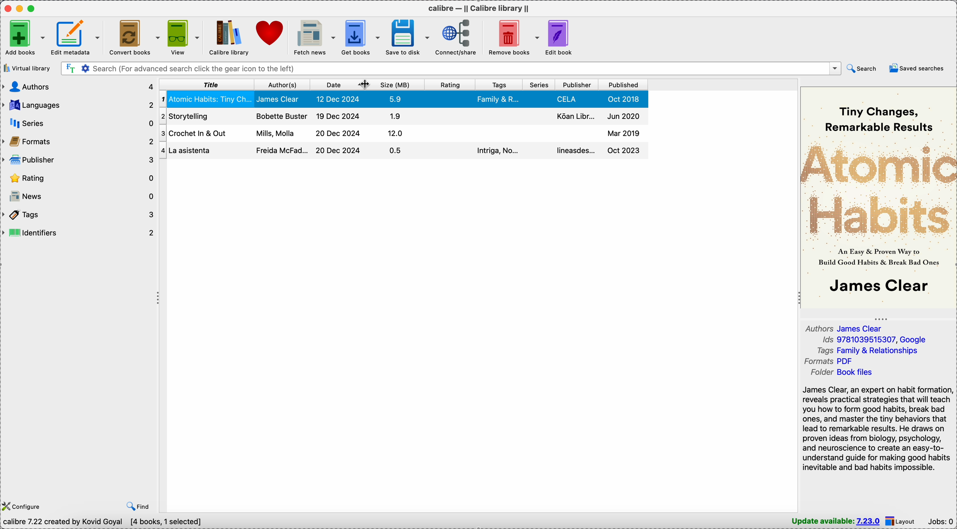 This screenshot has width=957, height=529. I want to click on configure, so click(23, 505).